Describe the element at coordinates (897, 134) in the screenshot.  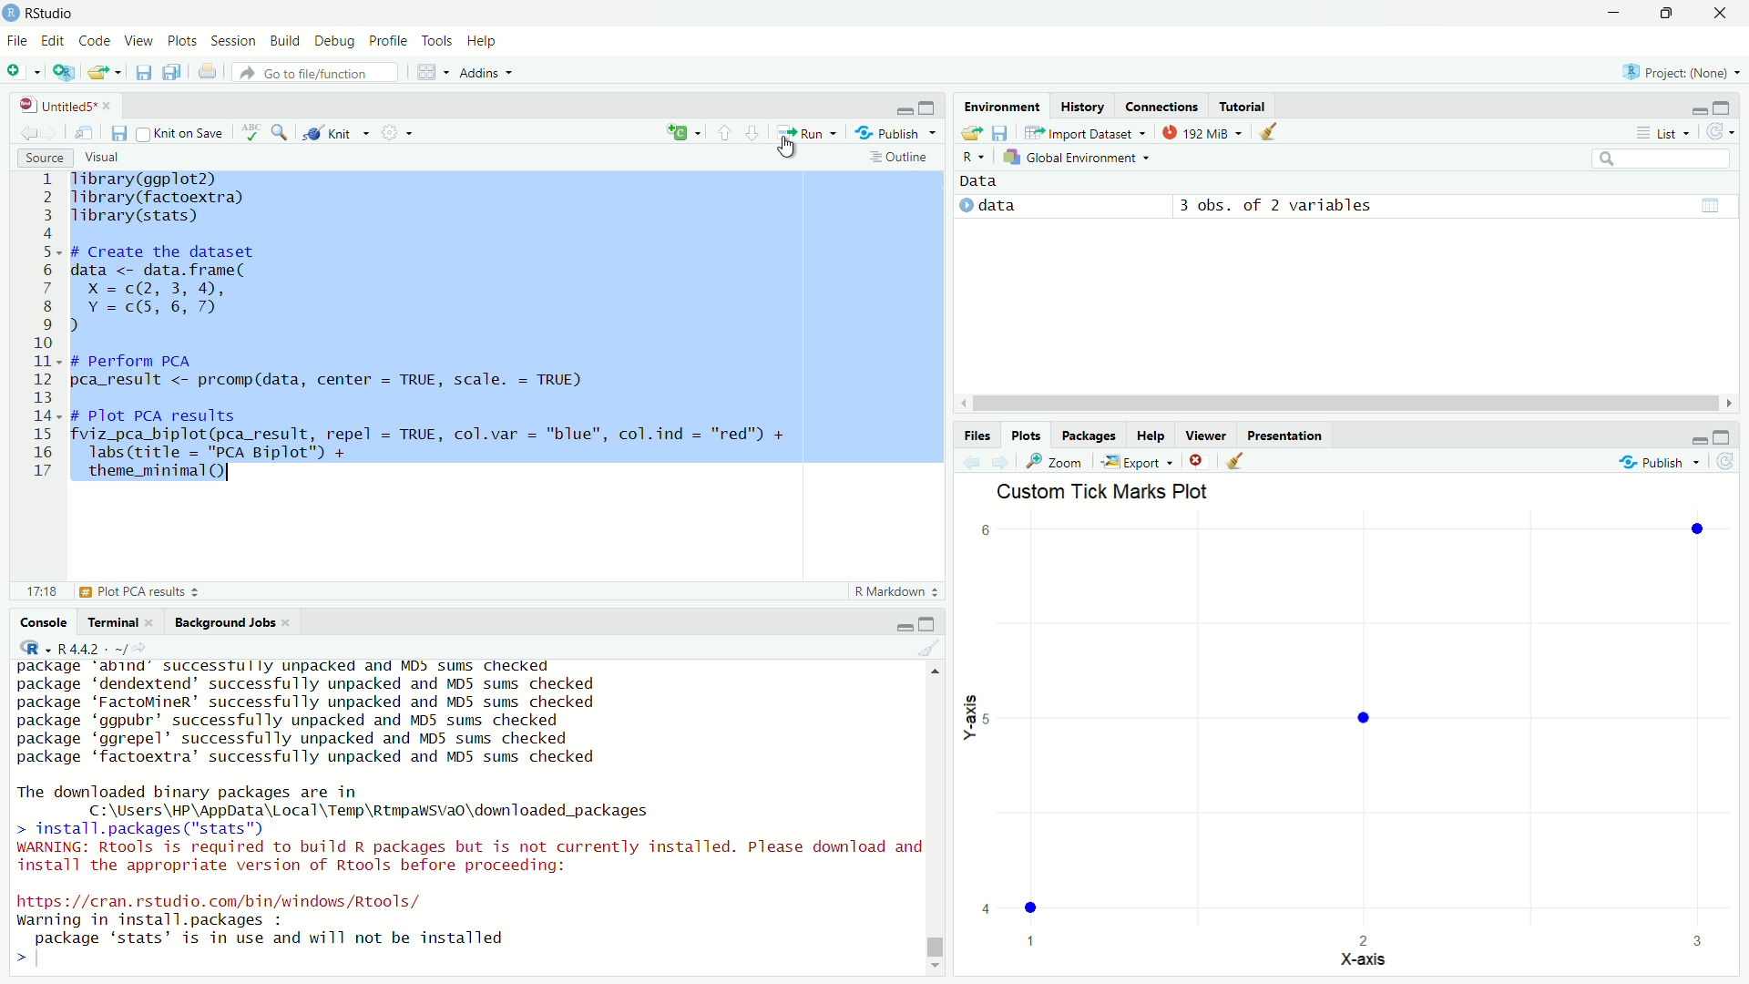
I see `publish` at that location.